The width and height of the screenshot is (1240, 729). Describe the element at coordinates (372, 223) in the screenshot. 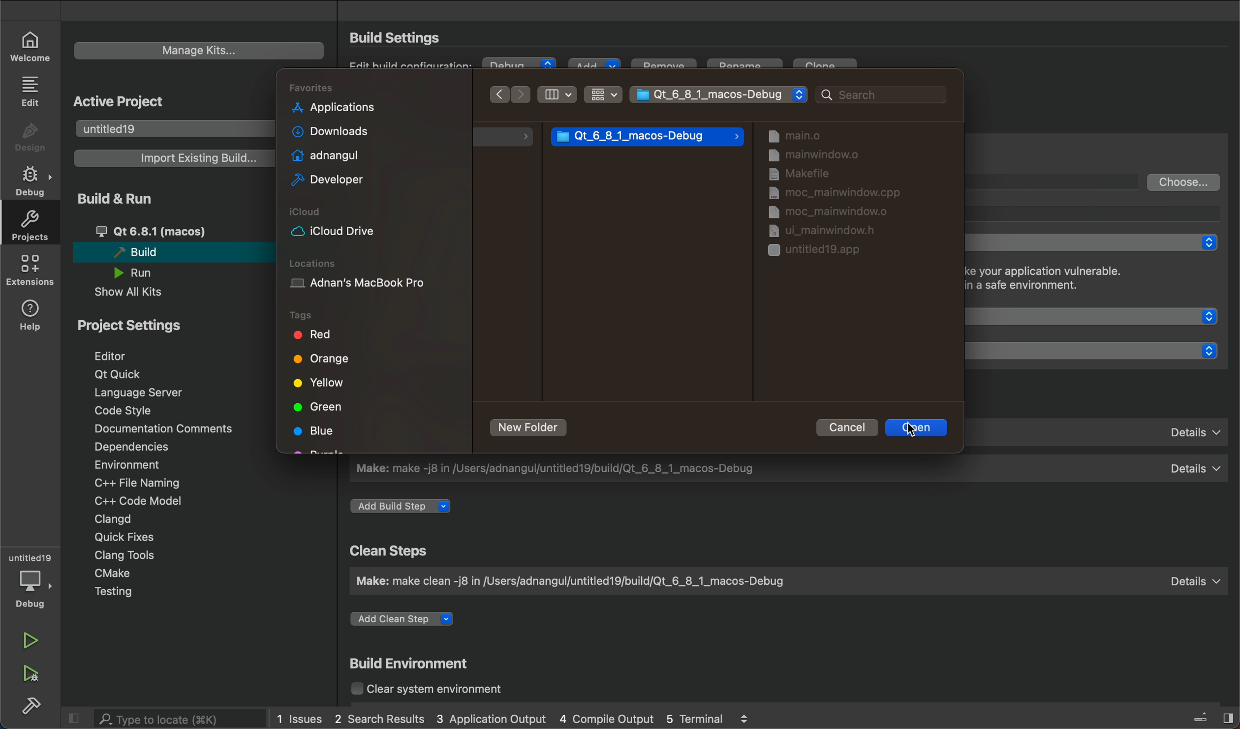

I see `cloud` at that location.